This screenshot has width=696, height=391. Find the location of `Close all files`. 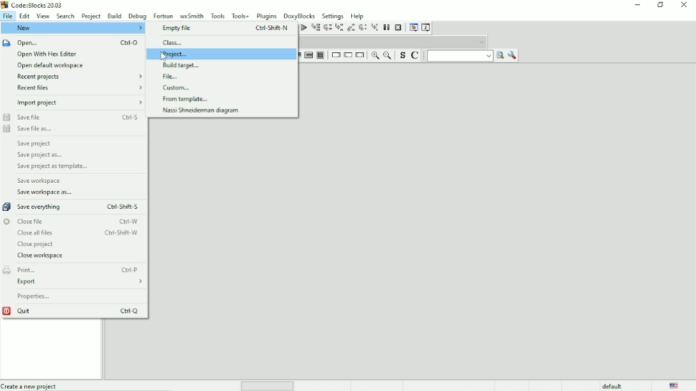

Close all files is located at coordinates (77, 233).